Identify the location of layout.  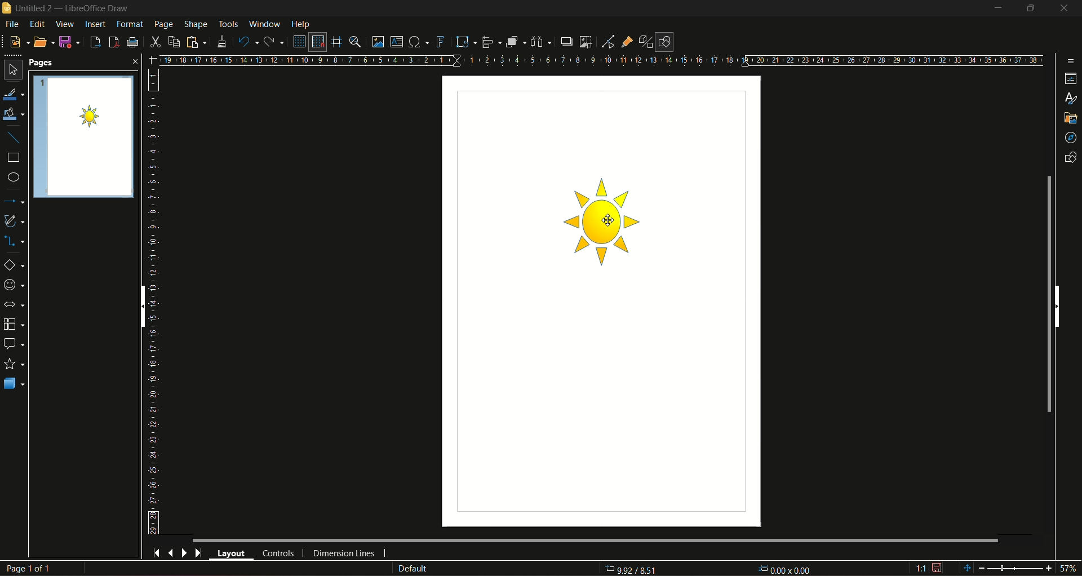
(232, 554).